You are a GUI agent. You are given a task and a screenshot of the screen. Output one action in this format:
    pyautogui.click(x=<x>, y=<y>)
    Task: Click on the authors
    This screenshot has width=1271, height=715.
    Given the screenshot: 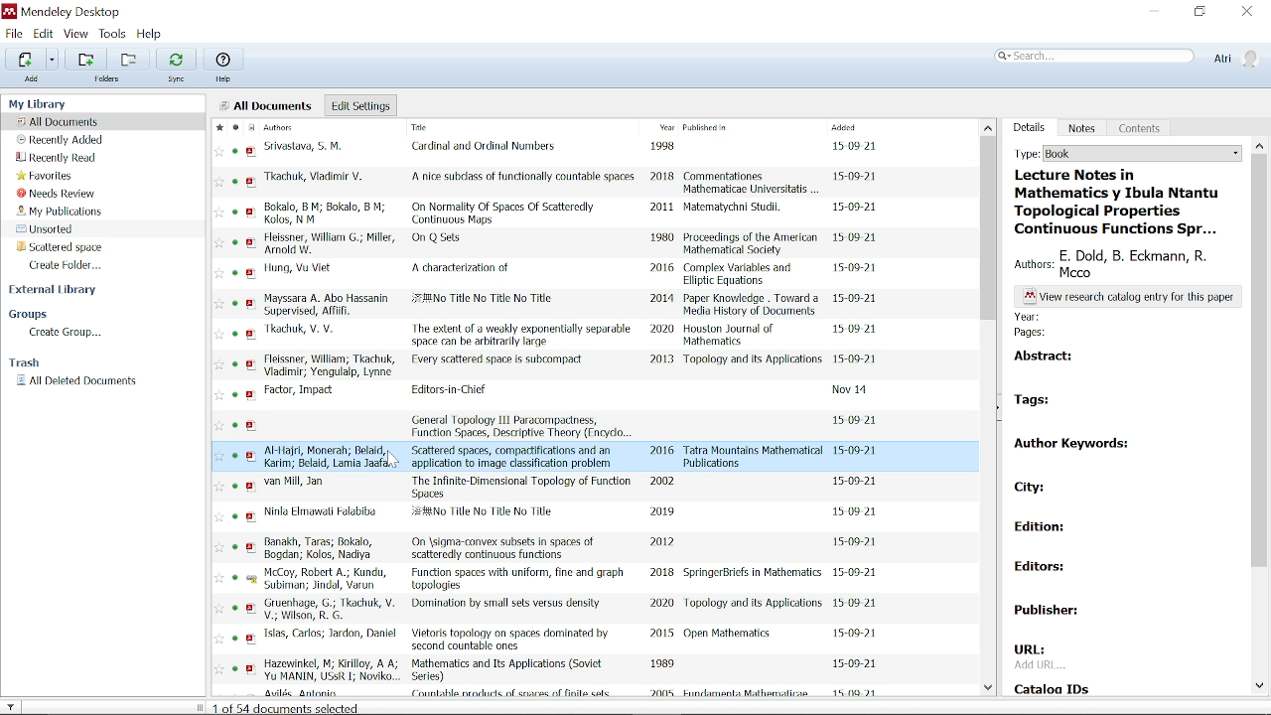 What is the action you would take?
    pyautogui.click(x=307, y=147)
    